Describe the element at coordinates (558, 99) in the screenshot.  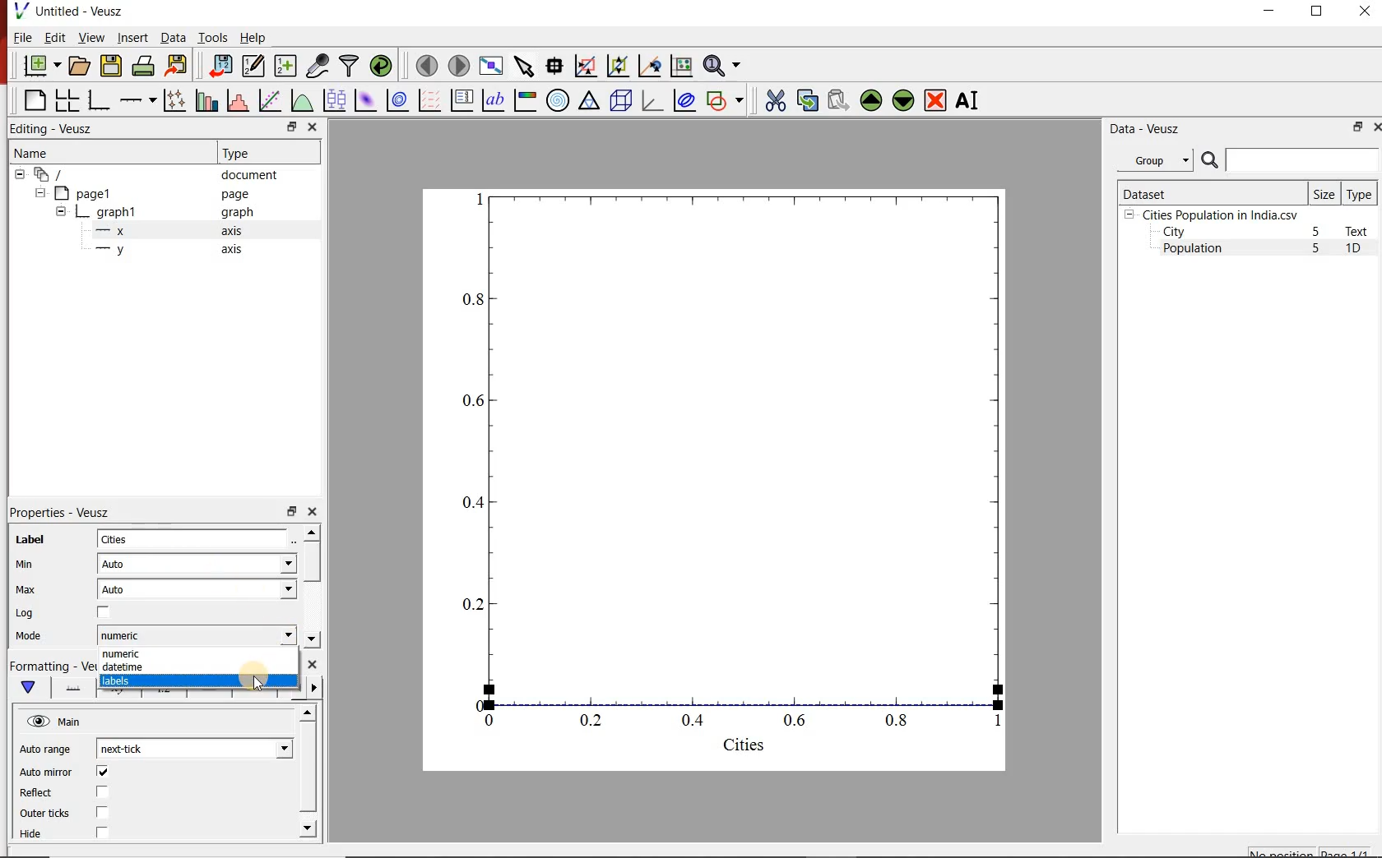
I see `polar graph` at that location.